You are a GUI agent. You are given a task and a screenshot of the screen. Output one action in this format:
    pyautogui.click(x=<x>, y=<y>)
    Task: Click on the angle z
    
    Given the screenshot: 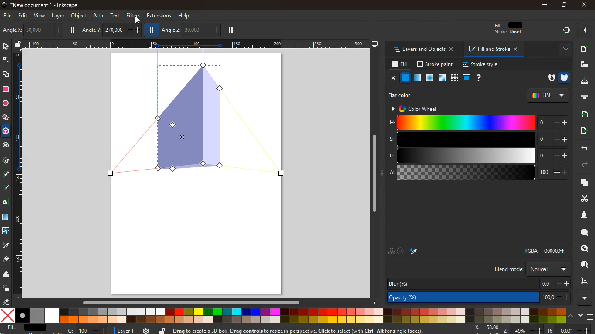 What is the action you would take?
    pyautogui.click(x=190, y=30)
    